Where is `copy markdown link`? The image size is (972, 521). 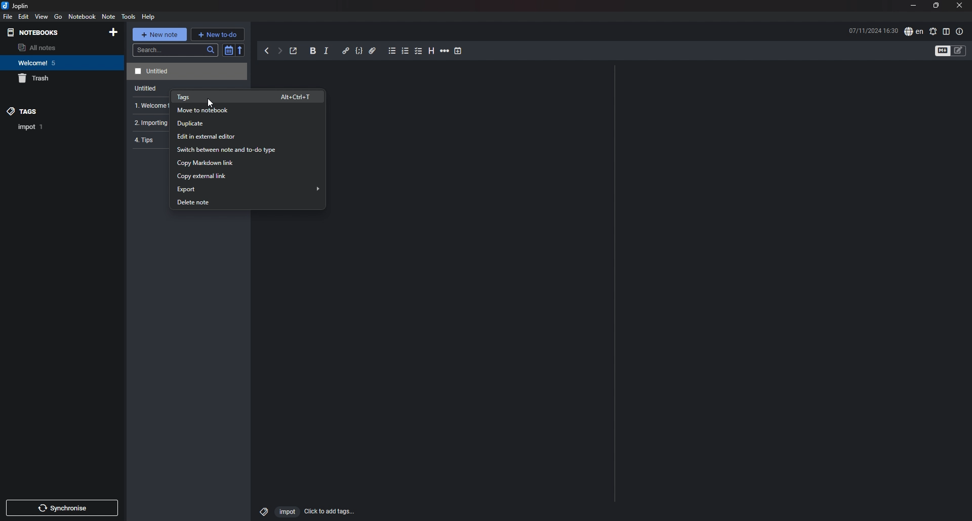 copy markdown link is located at coordinates (247, 163).